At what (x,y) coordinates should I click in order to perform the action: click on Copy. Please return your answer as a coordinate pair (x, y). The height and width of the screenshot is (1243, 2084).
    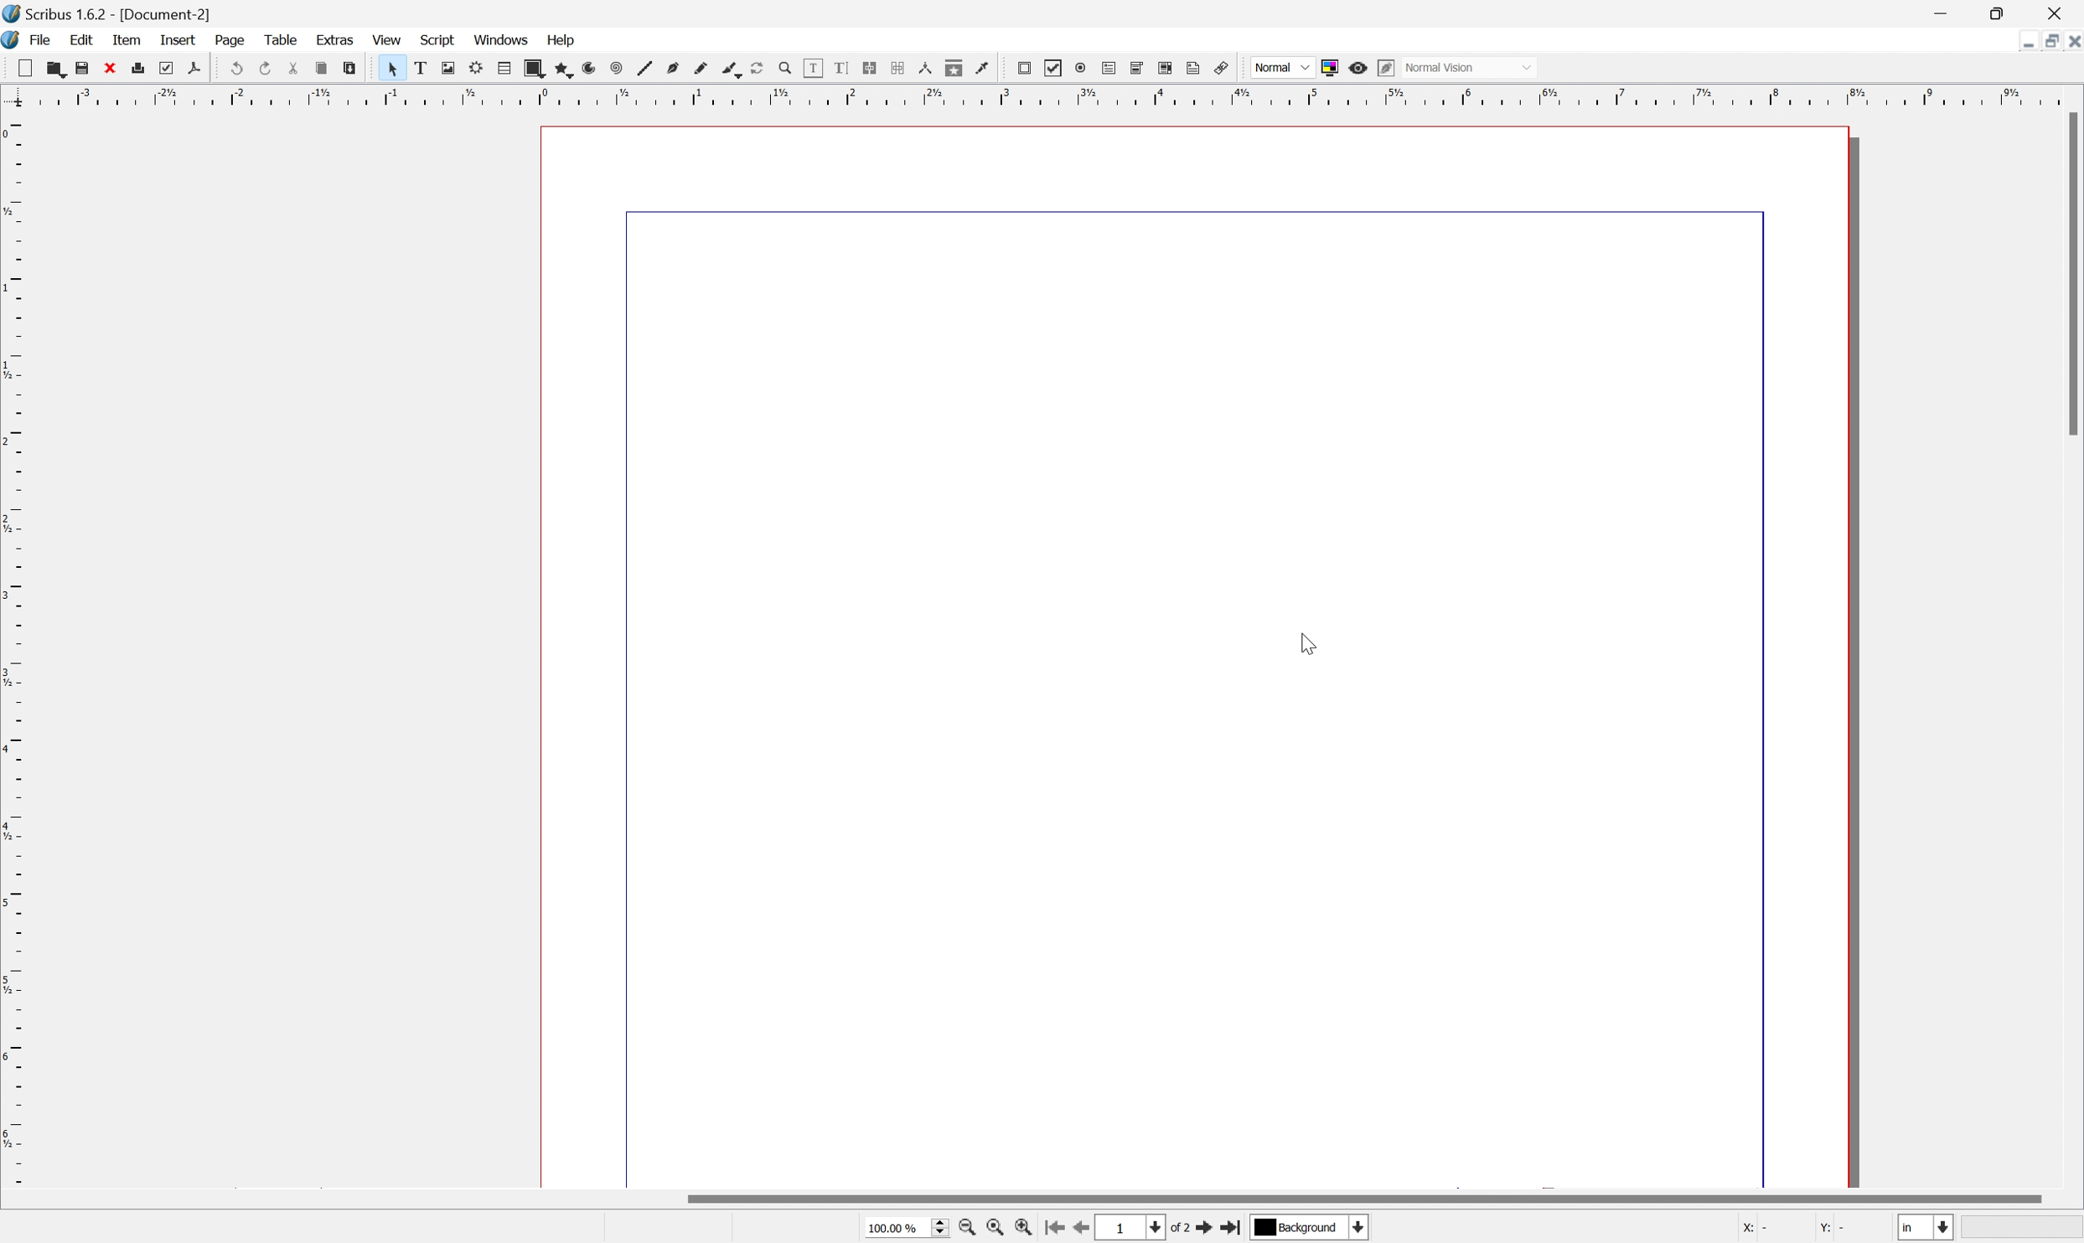
    Looking at the image, I should click on (325, 70).